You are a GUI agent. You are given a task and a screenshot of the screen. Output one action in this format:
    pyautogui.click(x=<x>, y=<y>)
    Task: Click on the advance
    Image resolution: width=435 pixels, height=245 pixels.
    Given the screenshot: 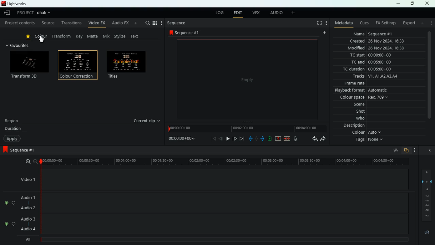 What is the action you would take?
    pyautogui.click(x=234, y=138)
    